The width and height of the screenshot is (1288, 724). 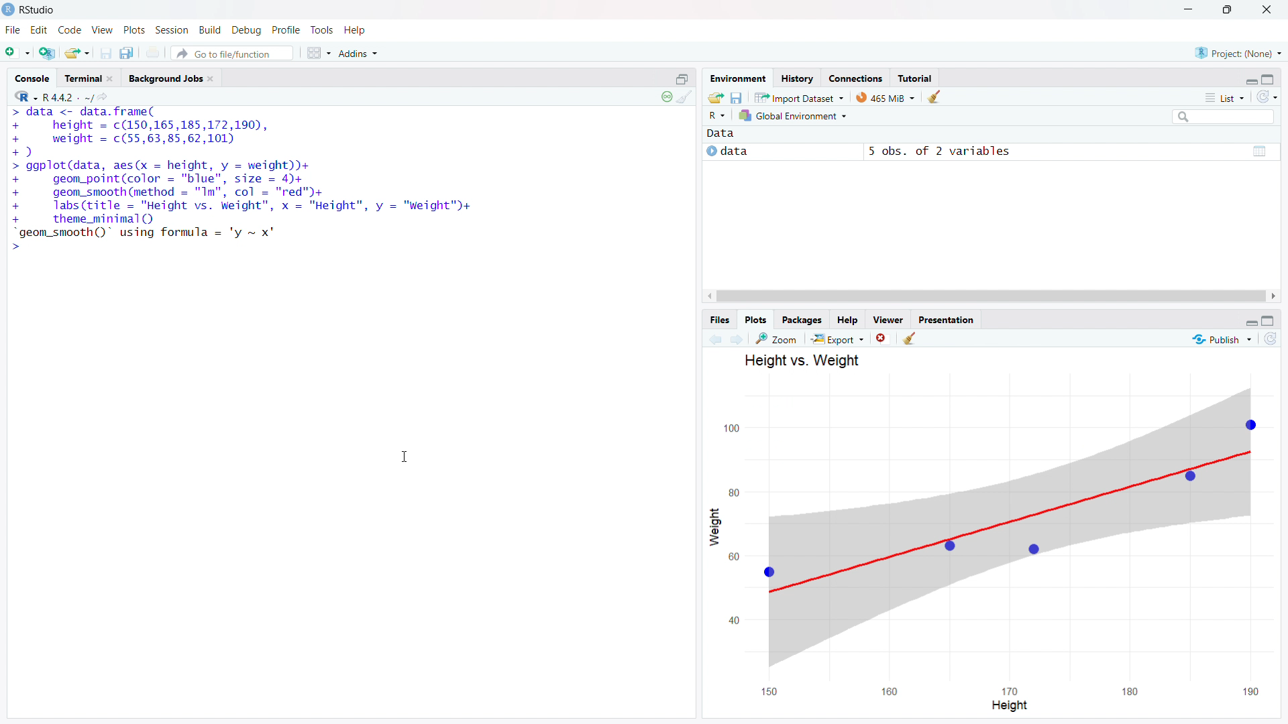 What do you see at coordinates (17, 50) in the screenshot?
I see `new file` at bounding box center [17, 50].